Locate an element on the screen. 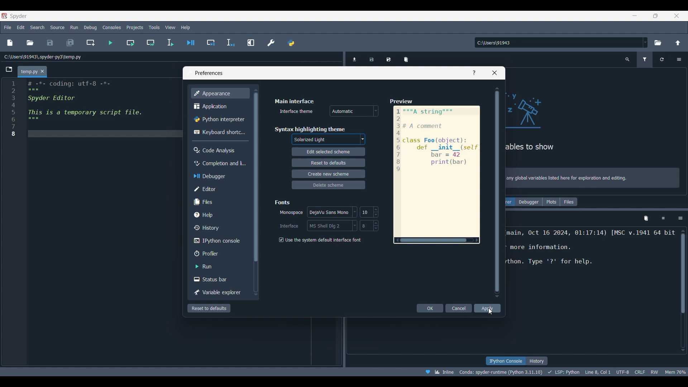 The height and width of the screenshot is (387, 688). rw is located at coordinates (656, 372).